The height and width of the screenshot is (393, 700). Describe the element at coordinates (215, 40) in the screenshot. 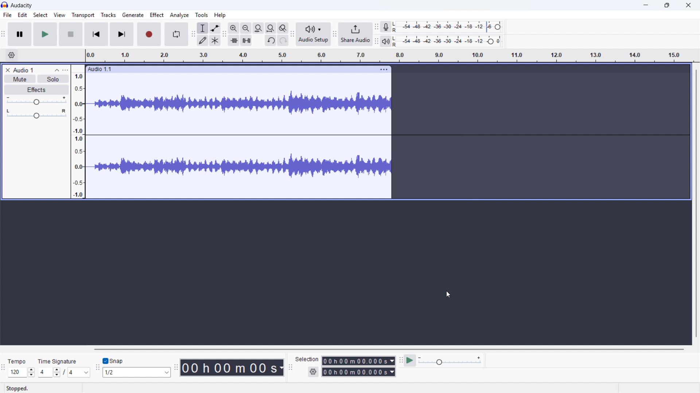

I see `Multi - tool ` at that location.